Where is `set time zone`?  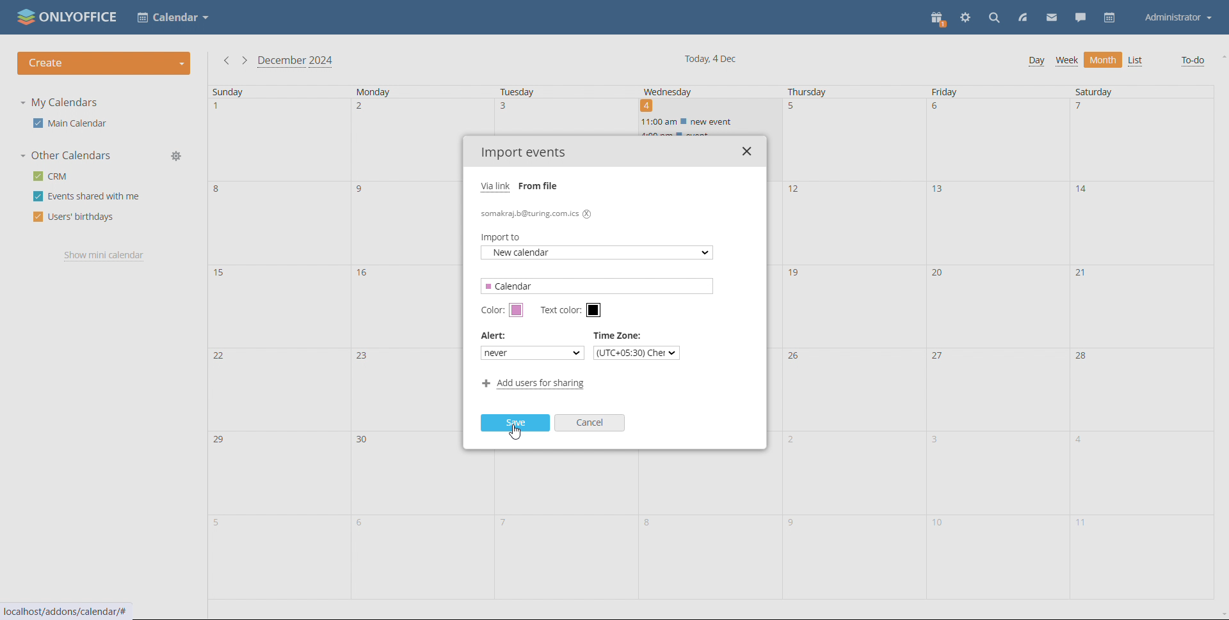
set time zone is located at coordinates (637, 351).